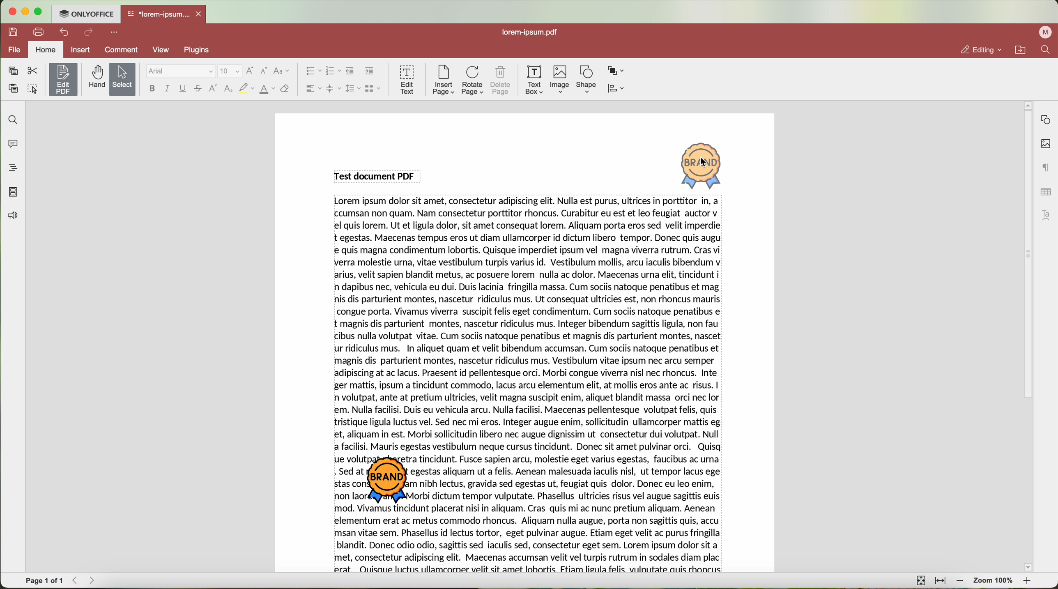 Image resolution: width=1058 pixels, height=589 pixels. Describe the element at coordinates (285, 89) in the screenshot. I see `clear style` at that location.